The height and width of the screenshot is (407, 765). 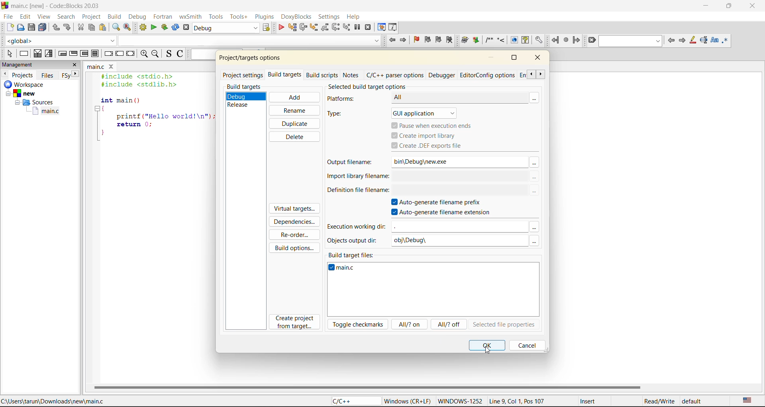 What do you see at coordinates (24, 53) in the screenshot?
I see `instruction` at bounding box center [24, 53].